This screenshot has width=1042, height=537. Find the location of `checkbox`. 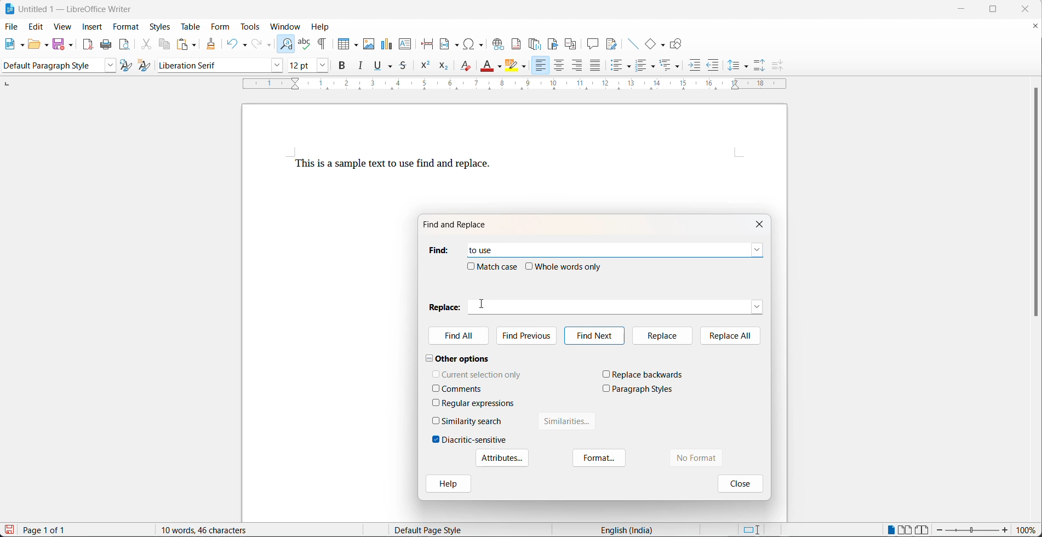

checkbox is located at coordinates (606, 388).